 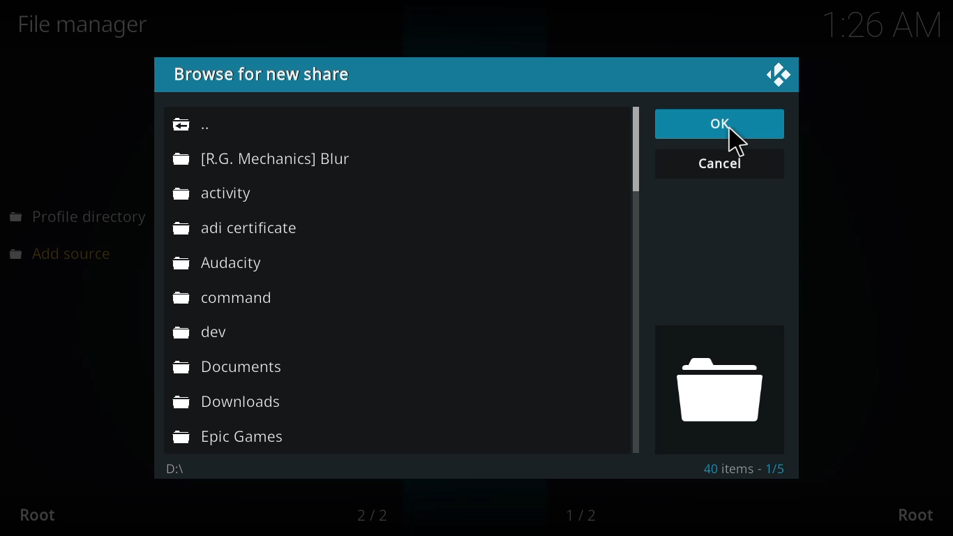 What do you see at coordinates (871, 27) in the screenshot?
I see `time` at bounding box center [871, 27].